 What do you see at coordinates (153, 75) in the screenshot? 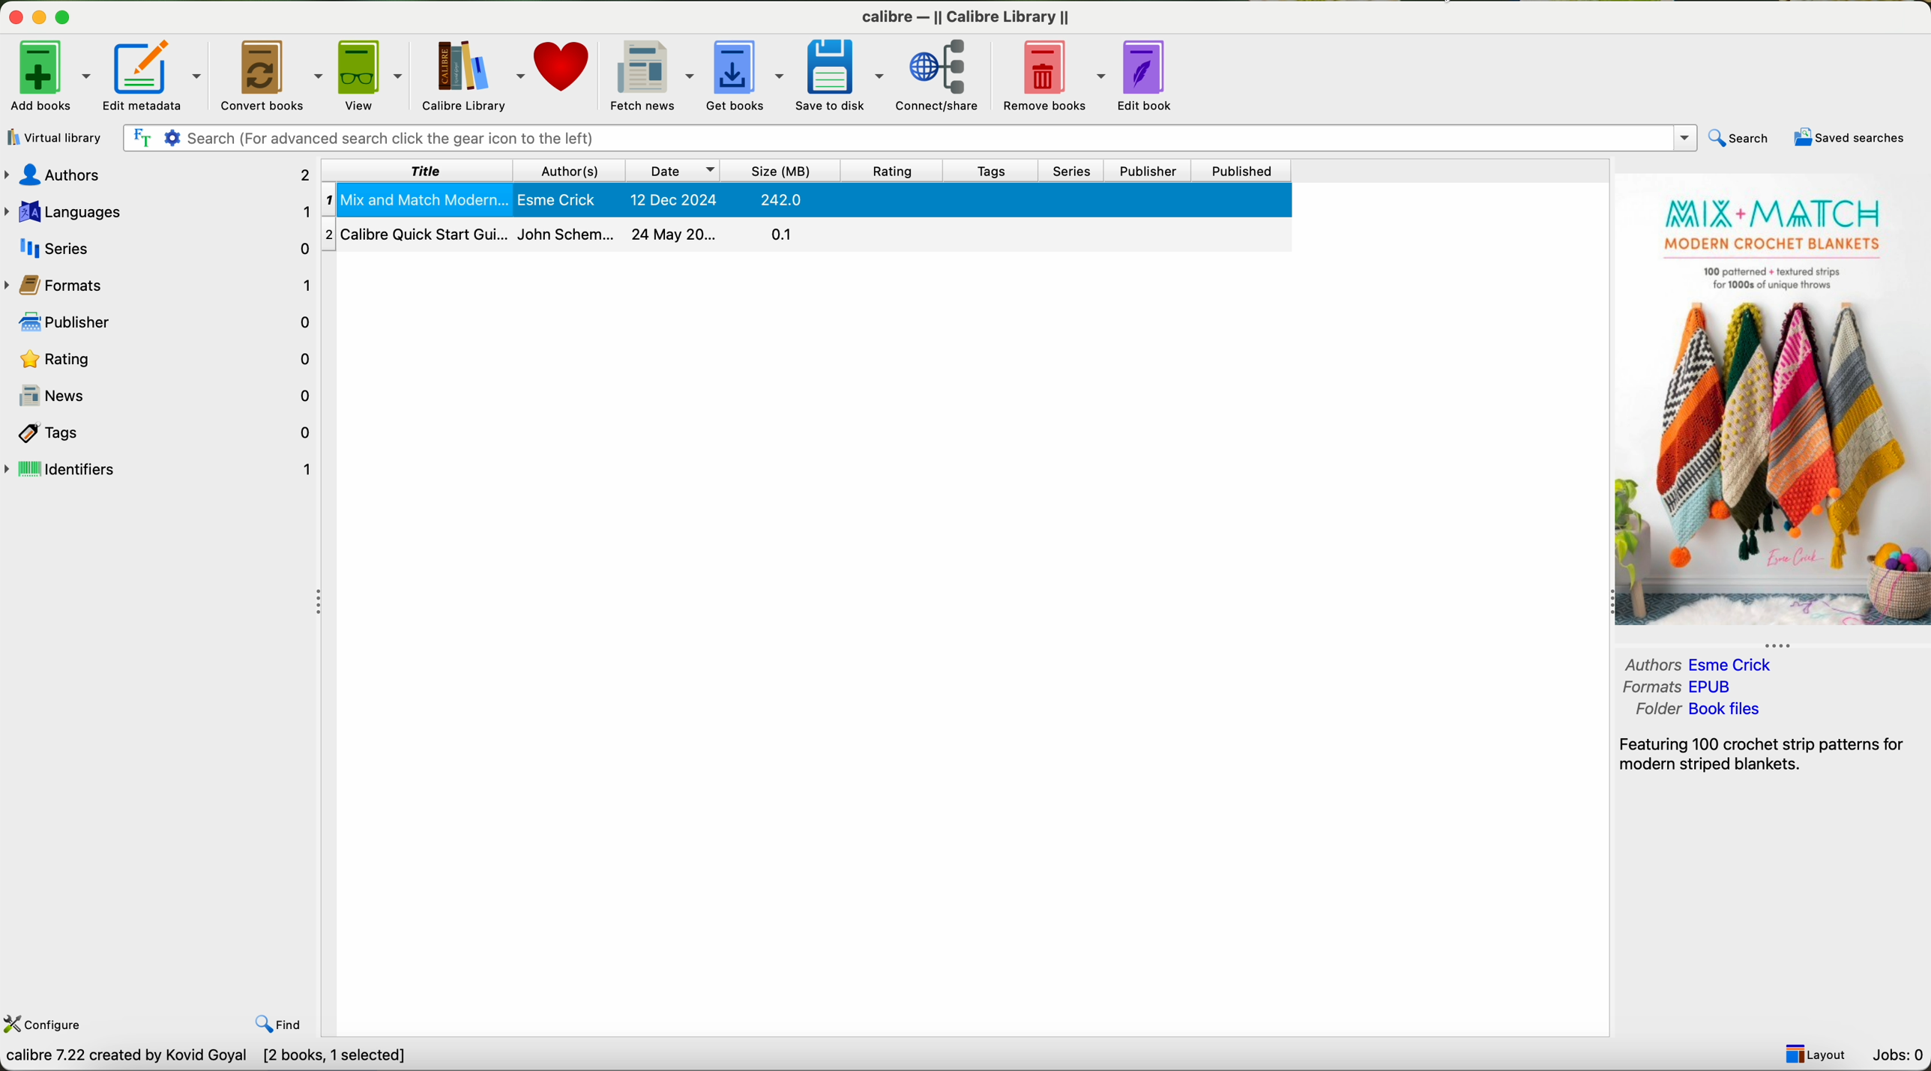
I see `edit metadata` at bounding box center [153, 75].